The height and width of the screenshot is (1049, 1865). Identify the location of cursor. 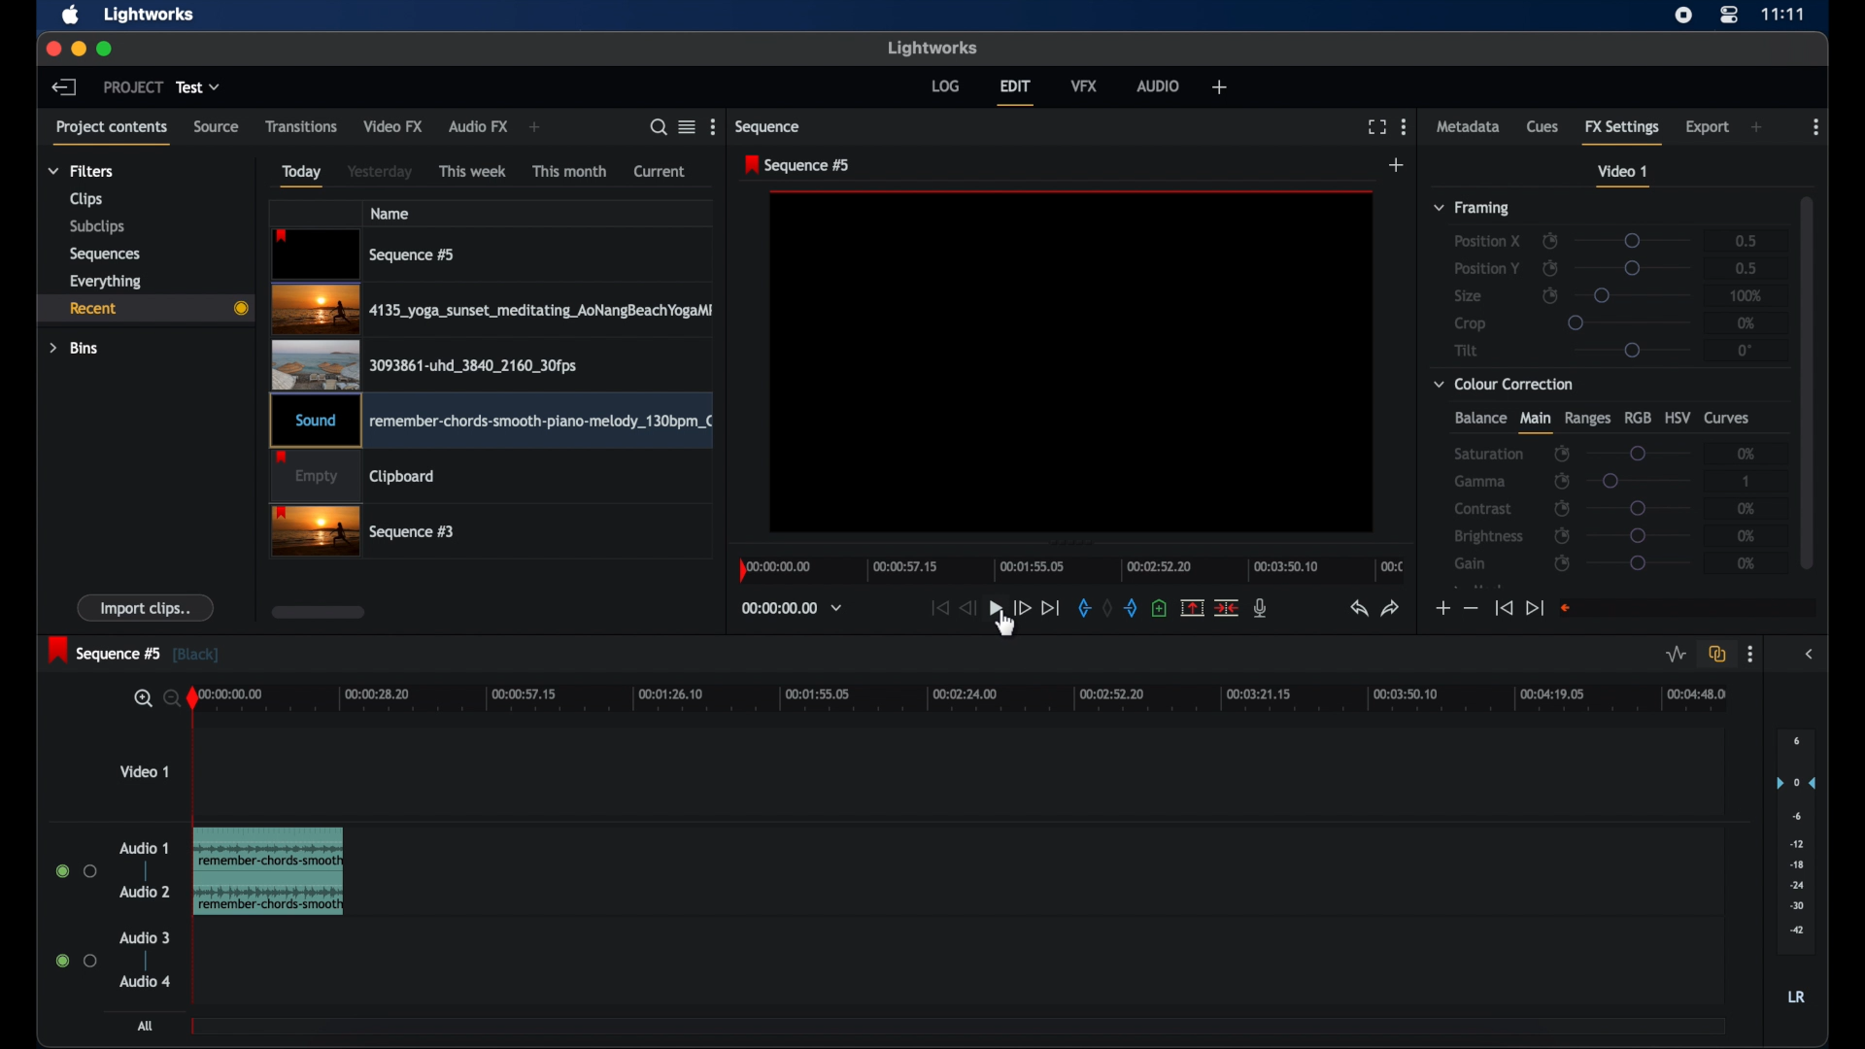
(1004, 633).